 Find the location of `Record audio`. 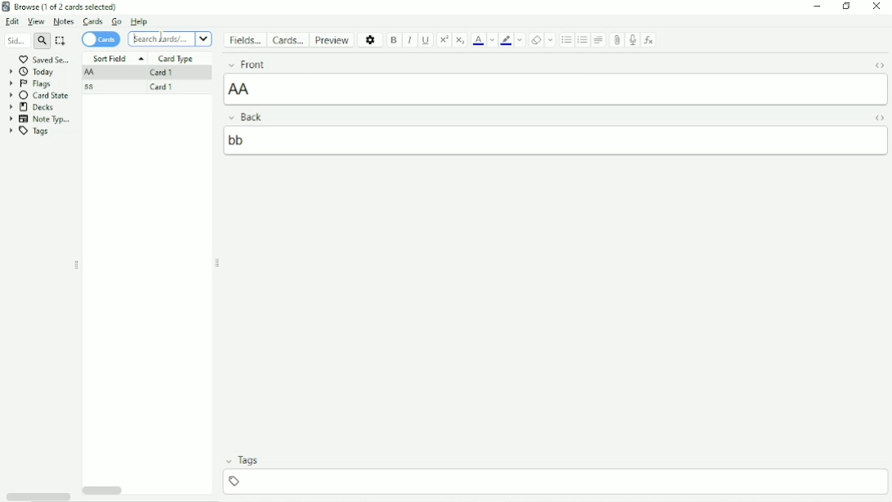

Record audio is located at coordinates (633, 40).